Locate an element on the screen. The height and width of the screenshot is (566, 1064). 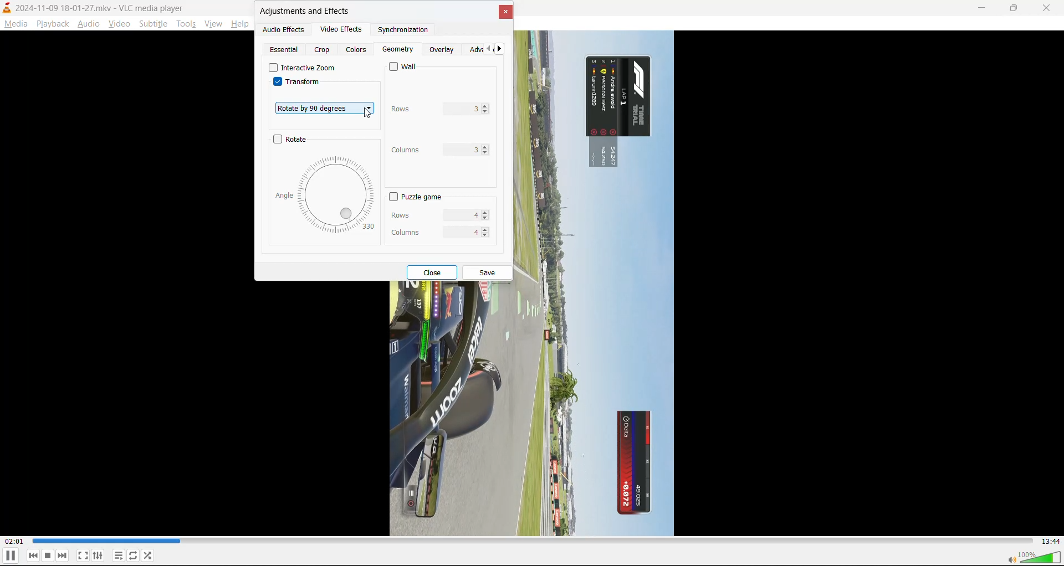
minimize is located at coordinates (985, 9).